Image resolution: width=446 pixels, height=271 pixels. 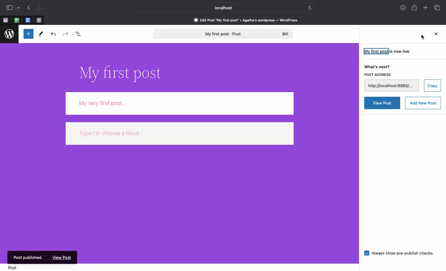 I want to click on copy, so click(x=432, y=86).